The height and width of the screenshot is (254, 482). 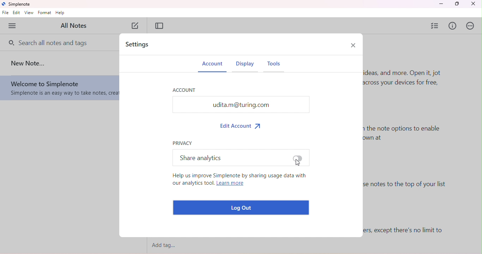 I want to click on account, so click(x=212, y=65).